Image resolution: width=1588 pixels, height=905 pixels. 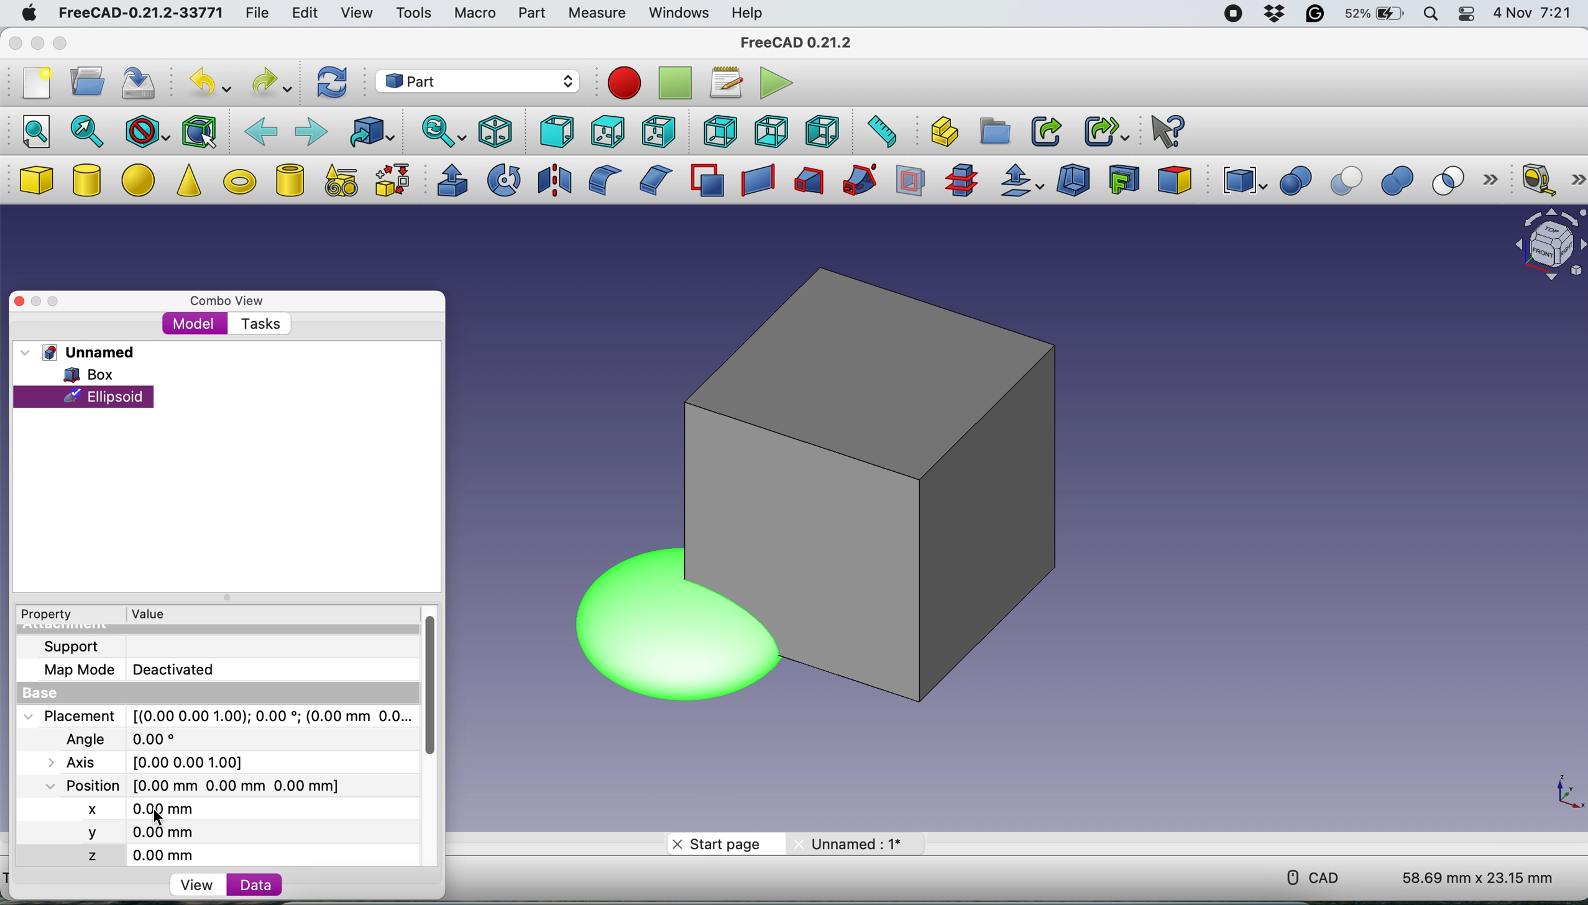 I want to click on battery, so click(x=1372, y=15).